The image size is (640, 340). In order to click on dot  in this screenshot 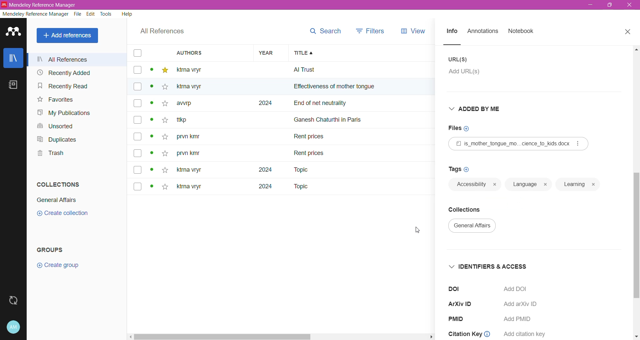, I will do `click(151, 138)`.